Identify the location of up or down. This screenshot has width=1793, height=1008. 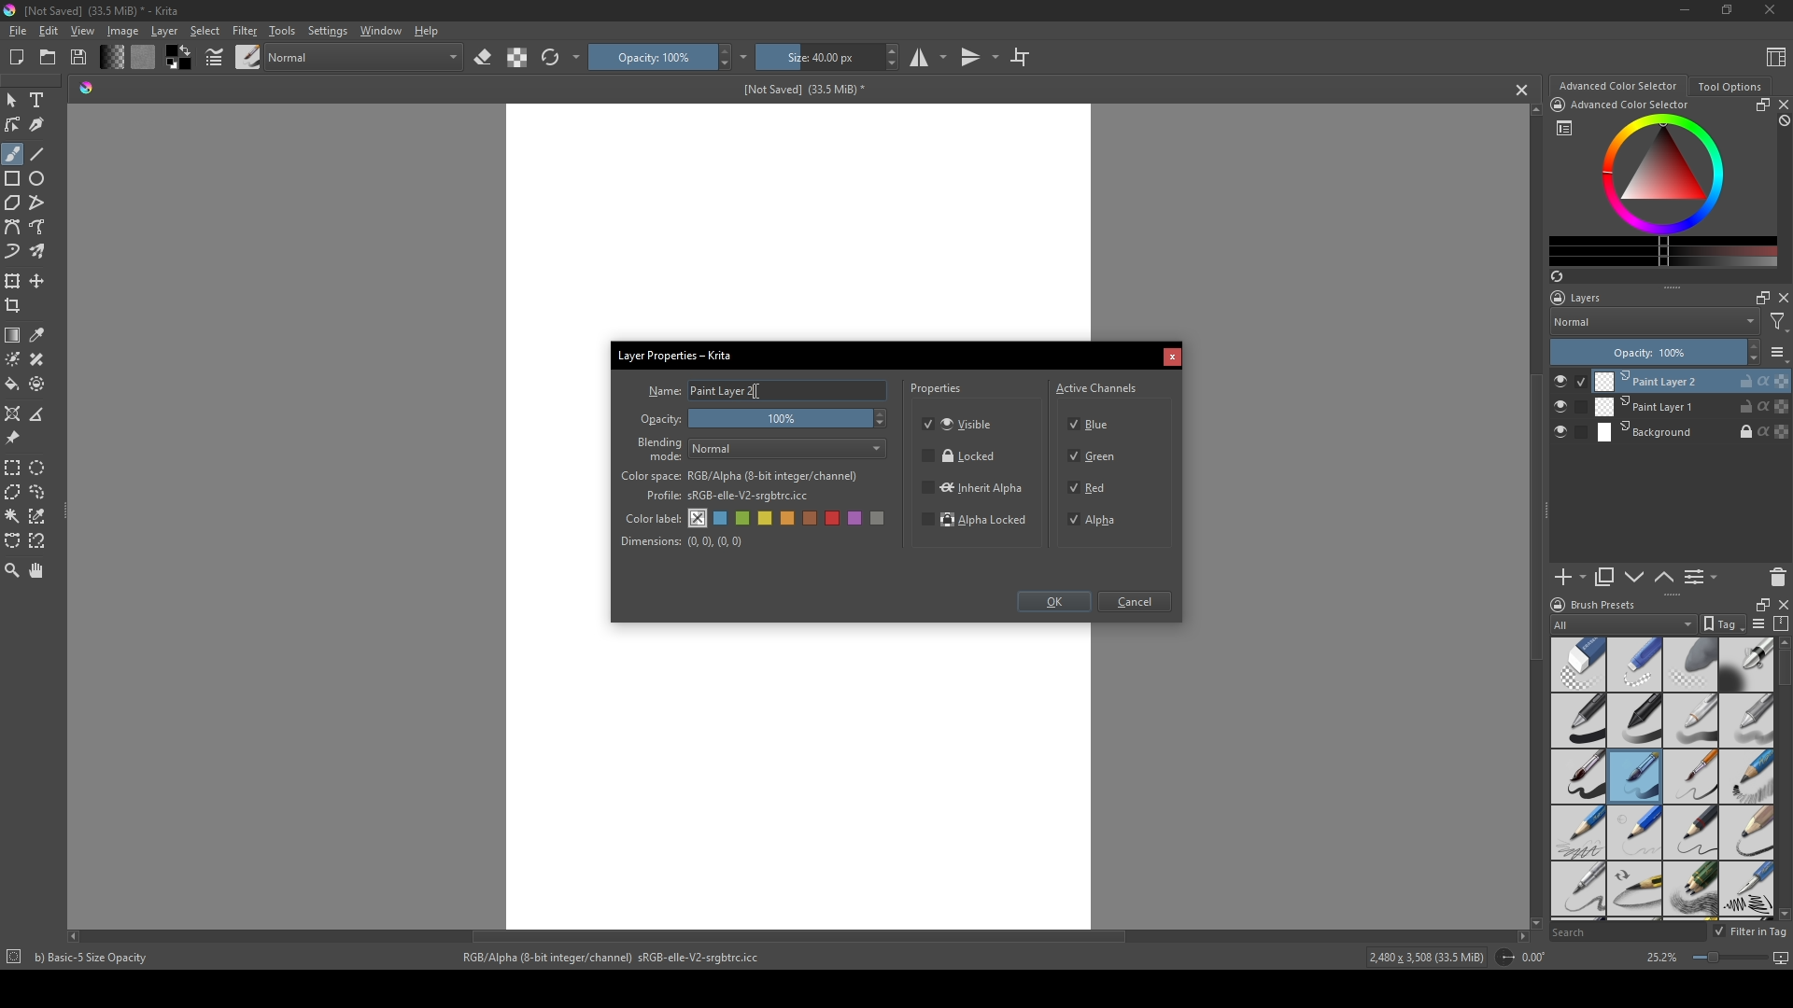
(1665, 577).